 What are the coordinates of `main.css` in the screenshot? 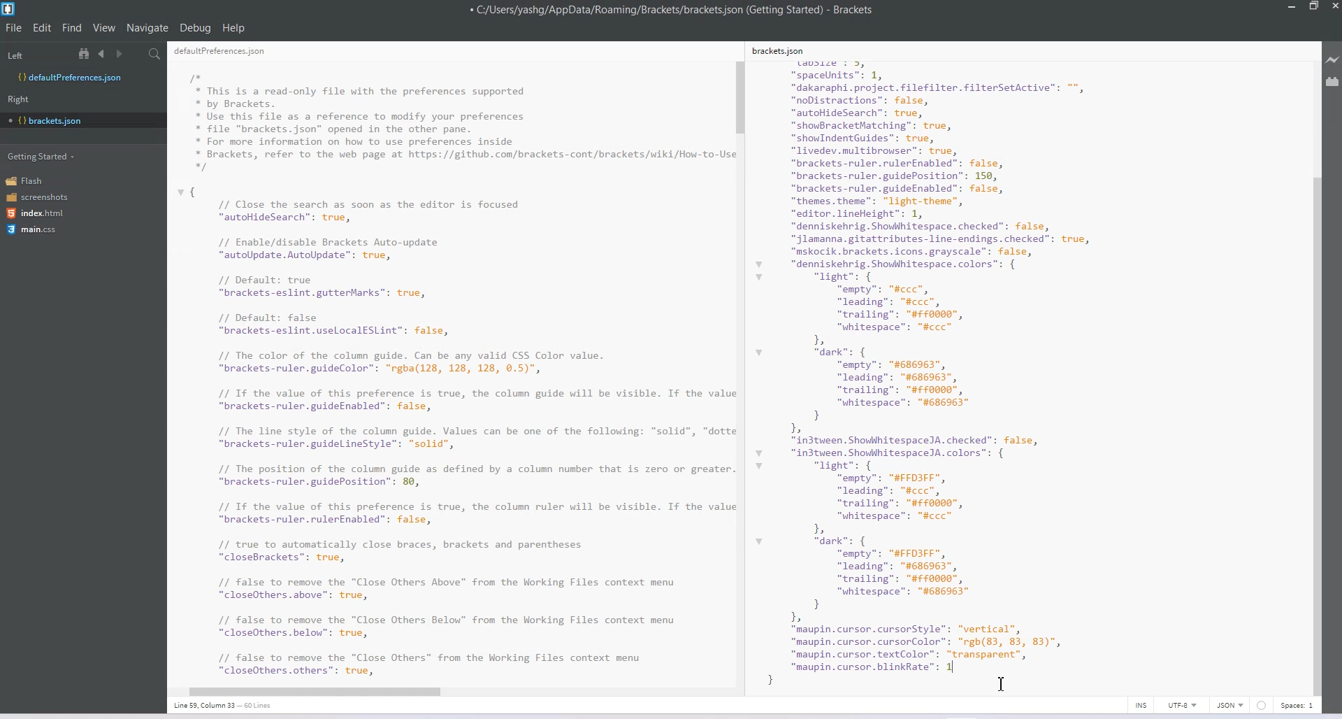 It's located at (31, 229).